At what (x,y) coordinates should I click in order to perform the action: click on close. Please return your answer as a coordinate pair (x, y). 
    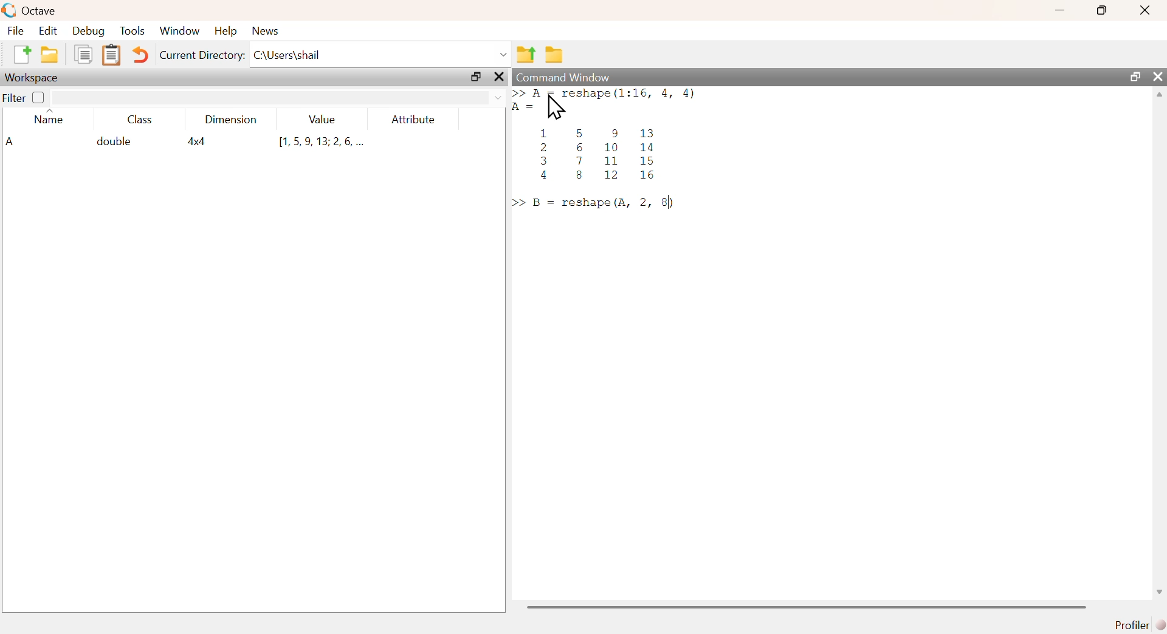
    Looking at the image, I should click on (1143, 12).